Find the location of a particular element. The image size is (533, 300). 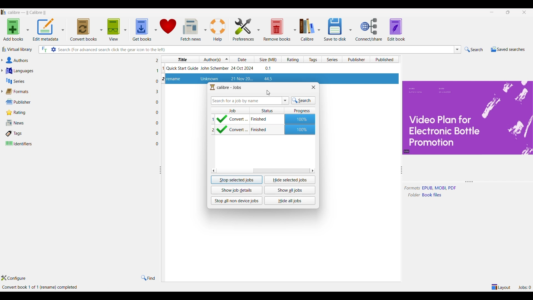

Edit book is located at coordinates (396, 30).